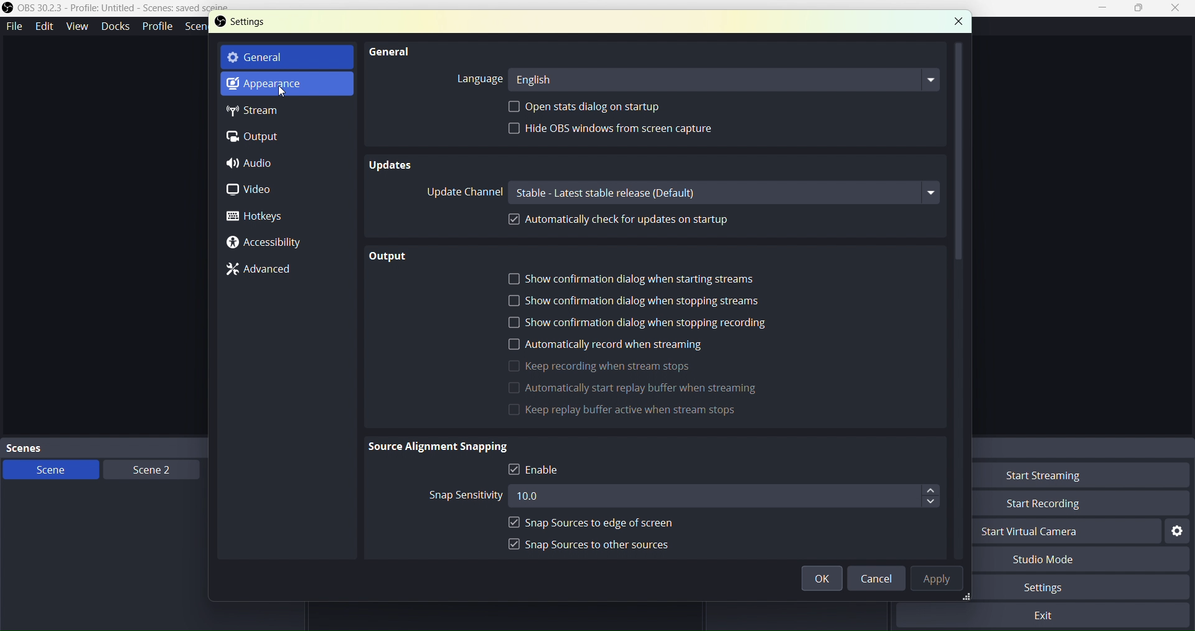 The image size is (1195, 631). Describe the element at coordinates (279, 86) in the screenshot. I see `Appereance` at that location.